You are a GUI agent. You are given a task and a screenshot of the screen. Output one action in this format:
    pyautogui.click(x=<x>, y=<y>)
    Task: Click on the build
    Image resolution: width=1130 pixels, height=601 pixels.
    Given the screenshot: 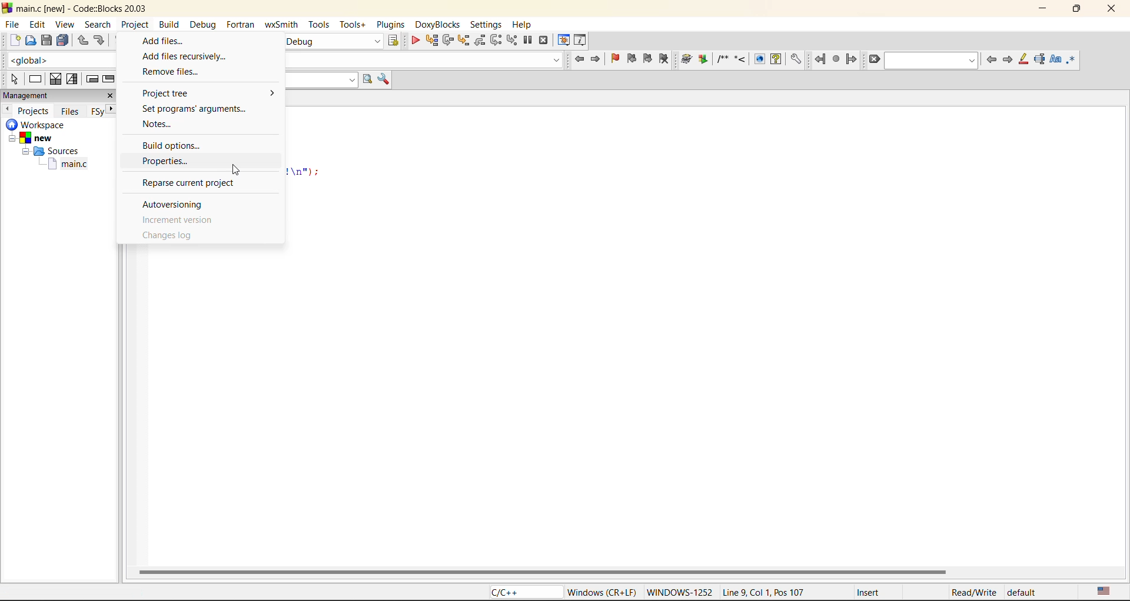 What is the action you would take?
    pyautogui.click(x=171, y=23)
    